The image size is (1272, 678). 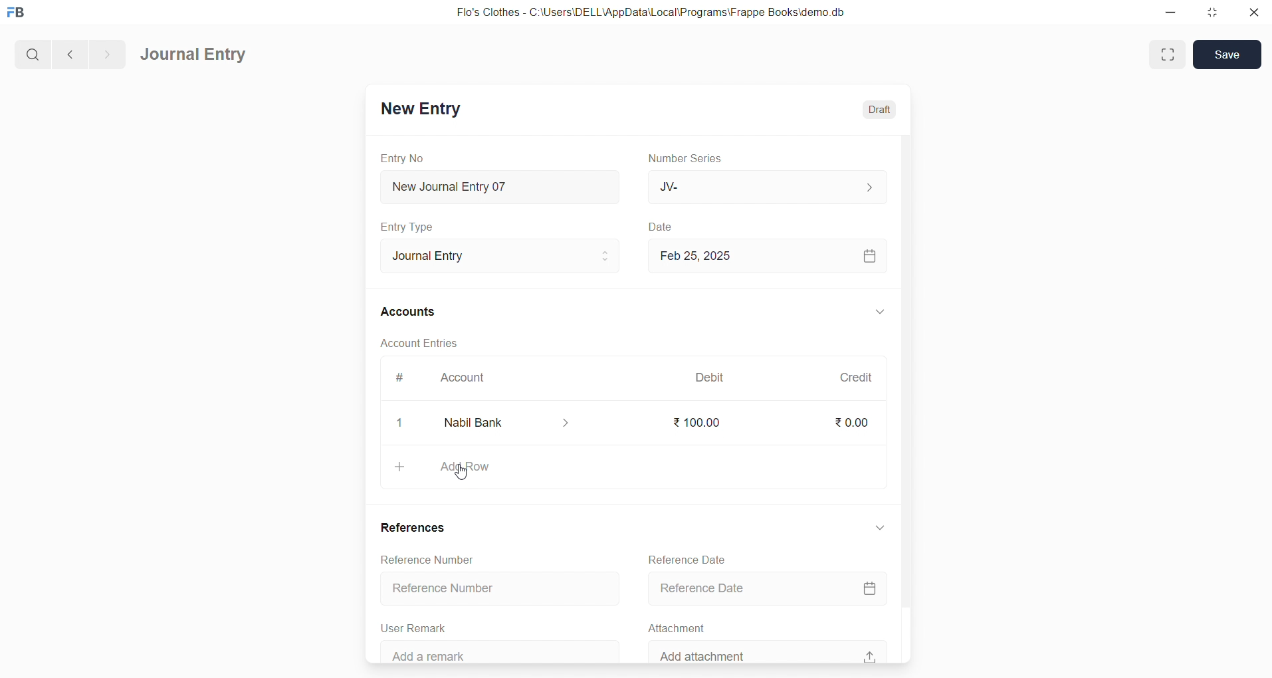 I want to click on ₹ 0.00, so click(x=851, y=422).